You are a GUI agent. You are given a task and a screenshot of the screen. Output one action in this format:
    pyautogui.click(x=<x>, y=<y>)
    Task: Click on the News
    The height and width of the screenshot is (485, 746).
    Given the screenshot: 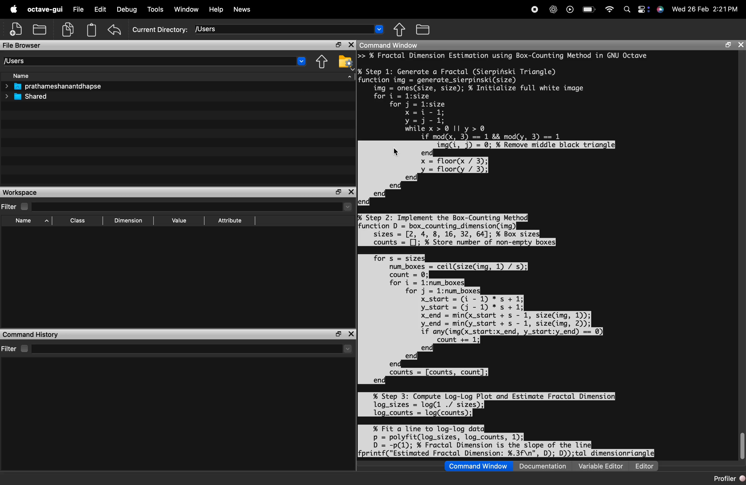 What is the action you would take?
    pyautogui.click(x=242, y=9)
    